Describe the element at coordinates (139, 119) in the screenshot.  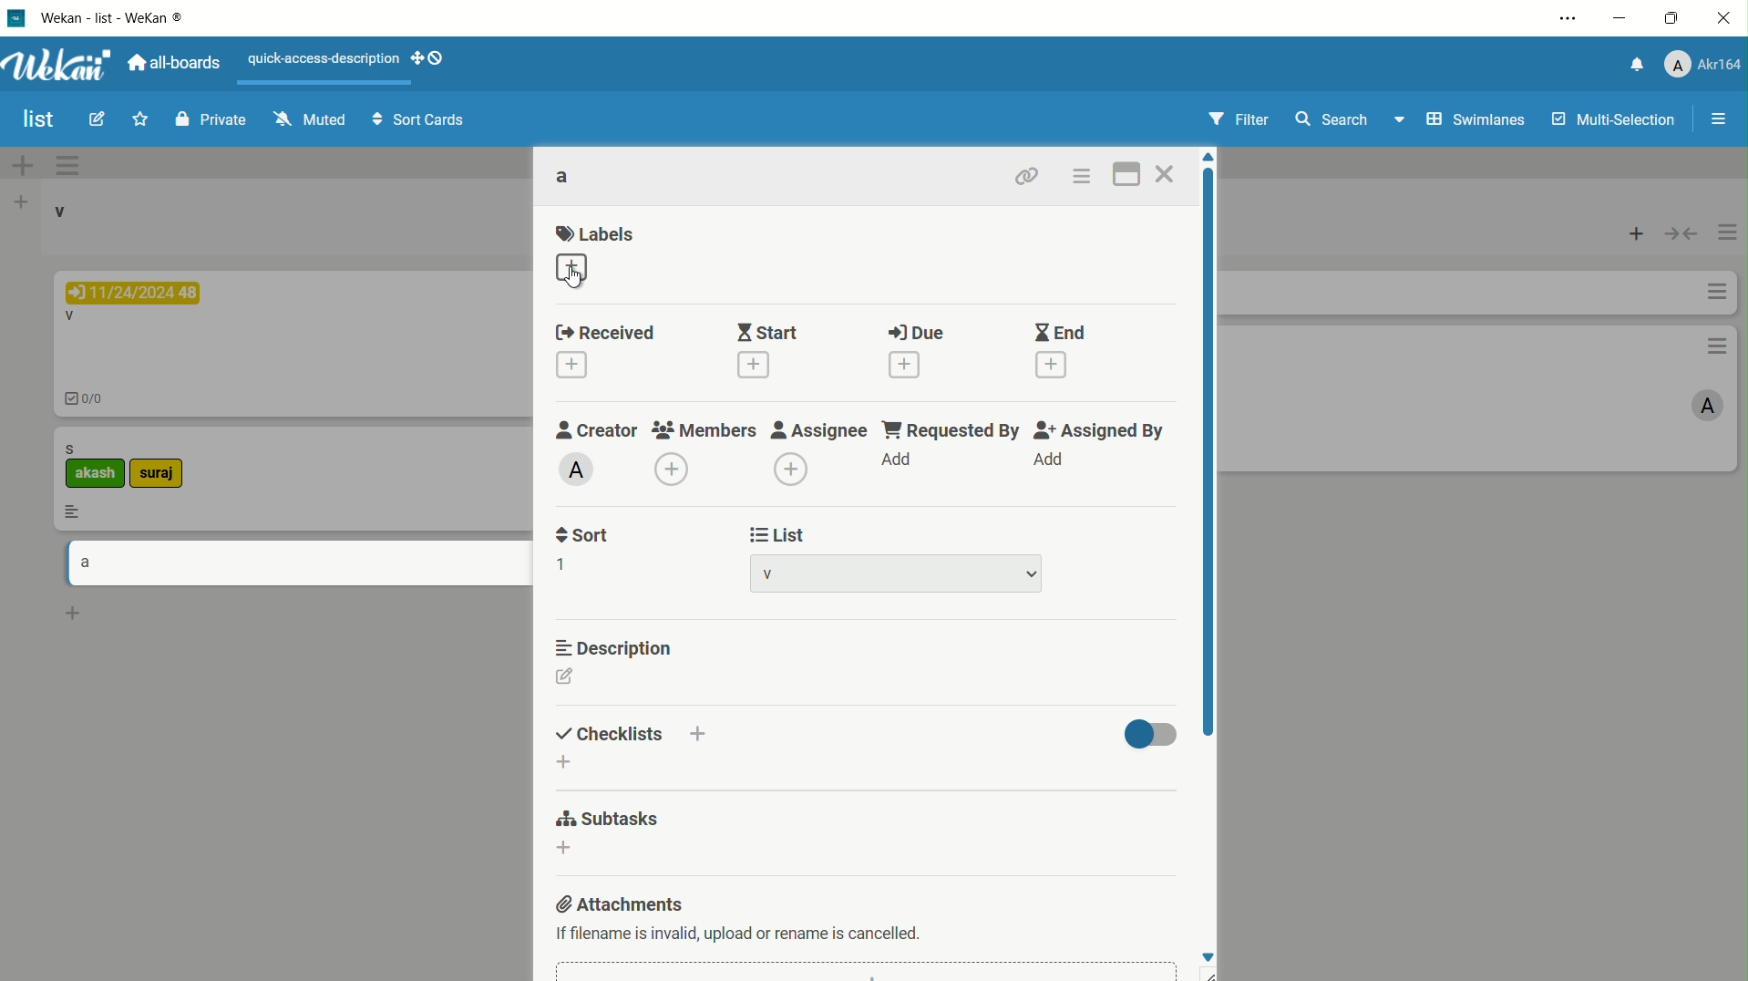
I see `star` at that location.